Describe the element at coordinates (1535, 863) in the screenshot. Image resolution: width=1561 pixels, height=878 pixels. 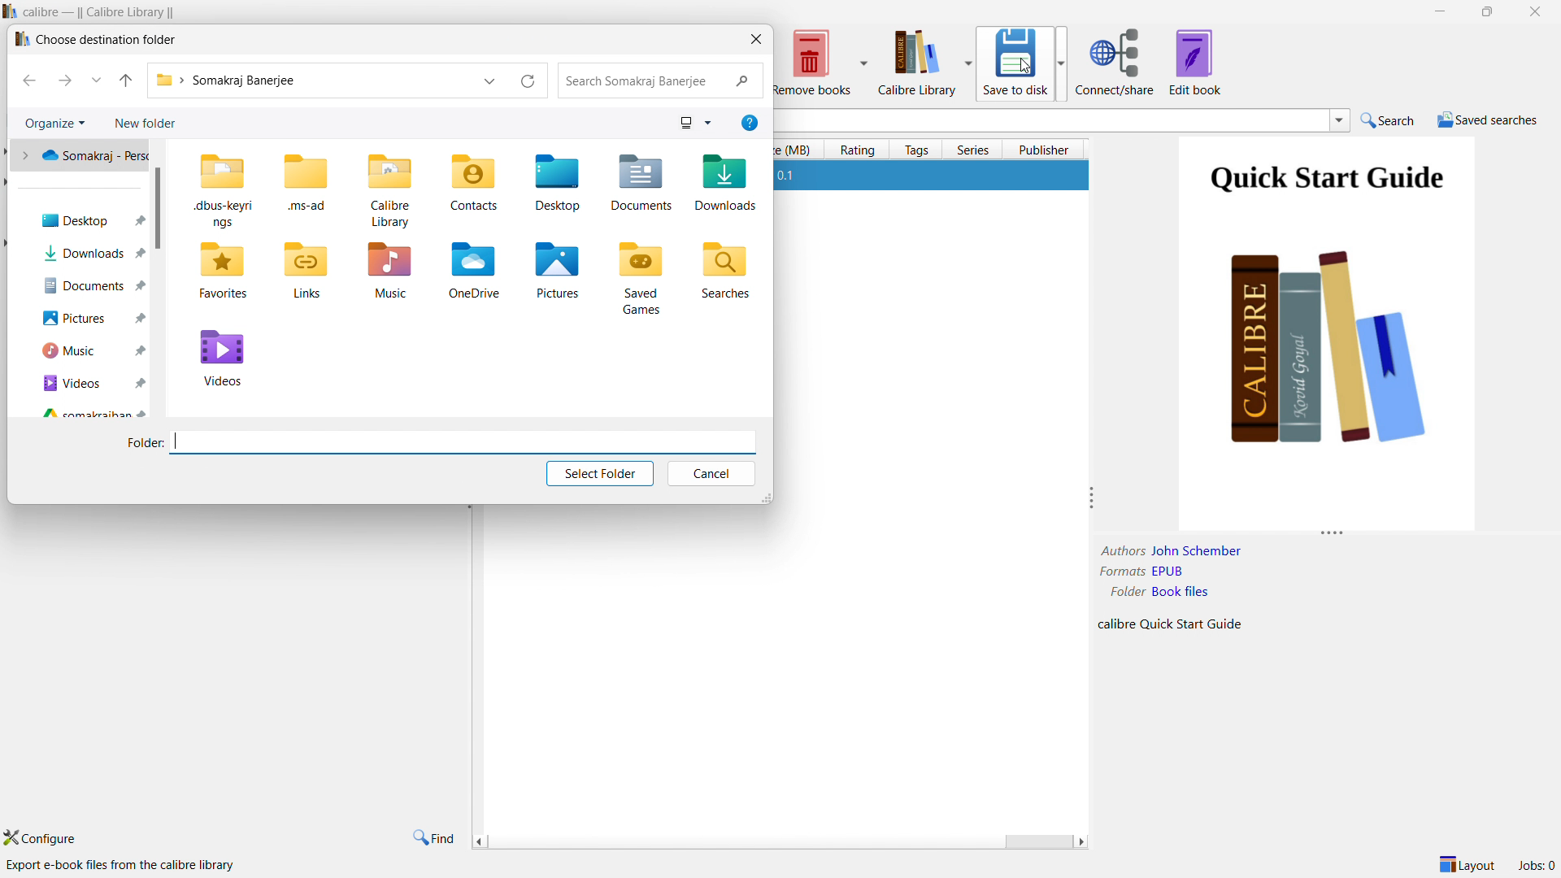
I see `Jobs: 0` at that location.